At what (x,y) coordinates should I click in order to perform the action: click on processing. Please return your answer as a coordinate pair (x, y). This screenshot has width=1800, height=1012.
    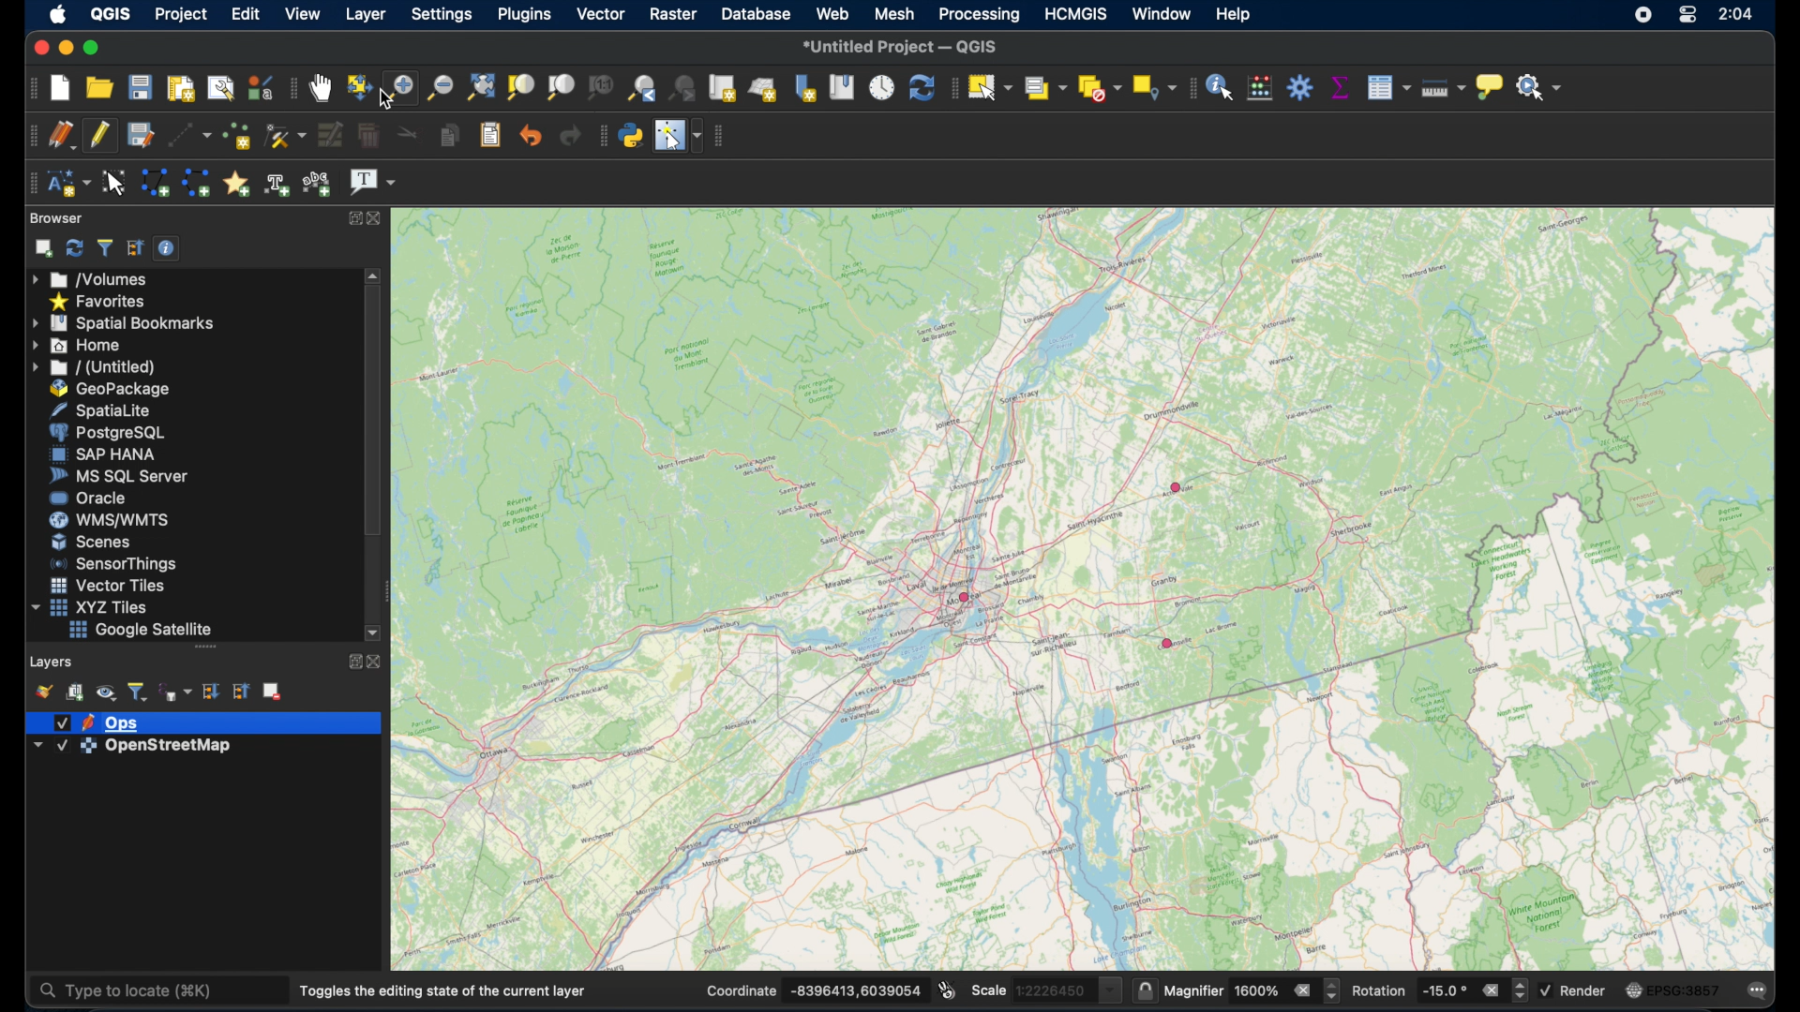
    Looking at the image, I should click on (980, 16).